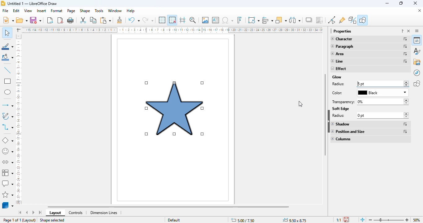 The width and height of the screenshot is (423, 223). What do you see at coordinates (8, 151) in the screenshot?
I see `symbol shapes` at bounding box center [8, 151].